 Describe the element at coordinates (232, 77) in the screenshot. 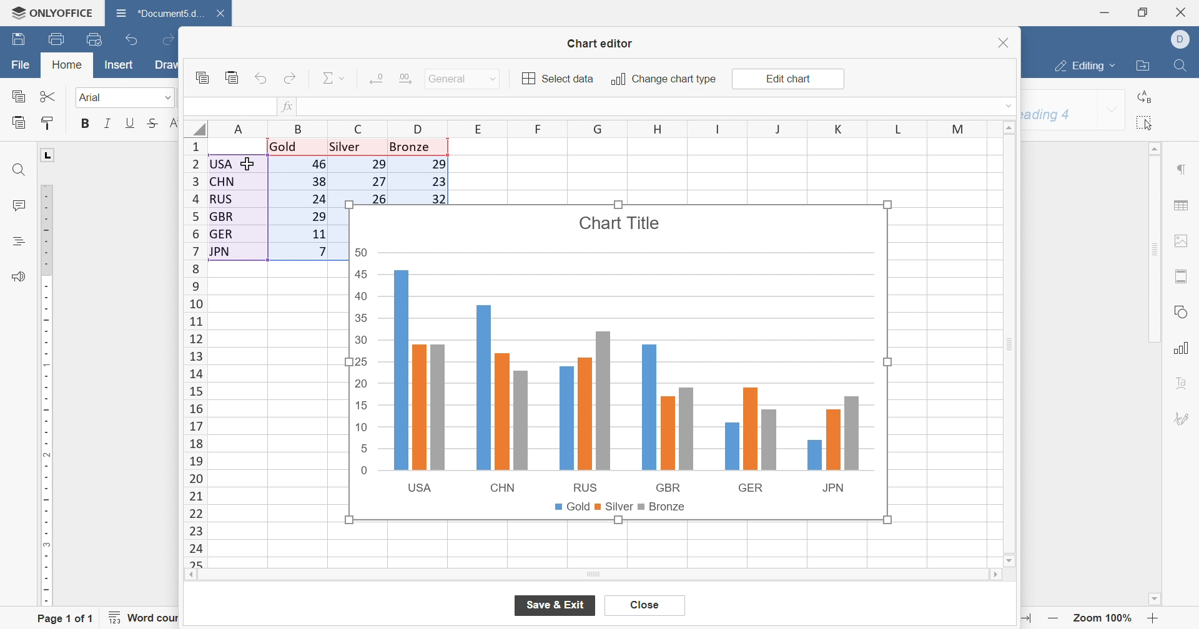

I see `paste` at that location.